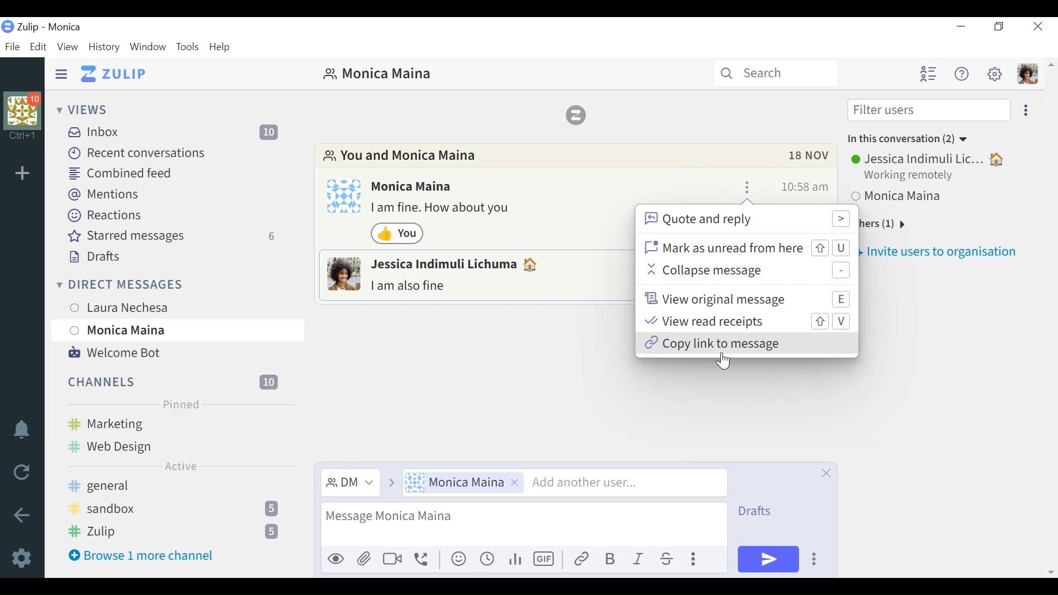  Describe the element at coordinates (999, 27) in the screenshot. I see `Restore` at that location.